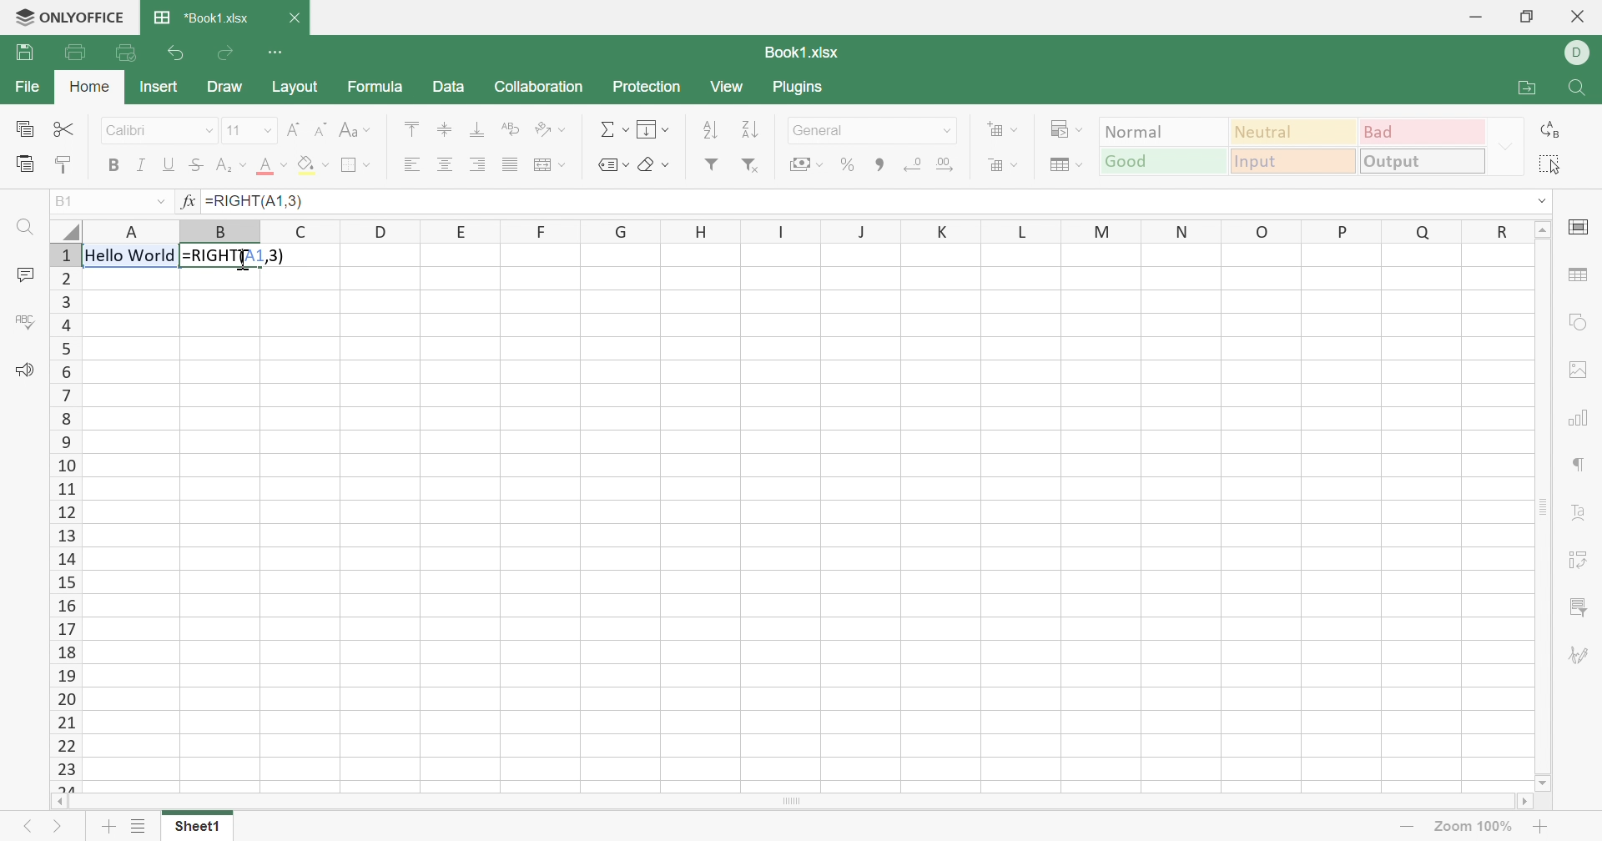 This screenshot has height=841, width=1602. What do you see at coordinates (478, 128) in the screenshot?
I see `Align bottom` at bounding box center [478, 128].